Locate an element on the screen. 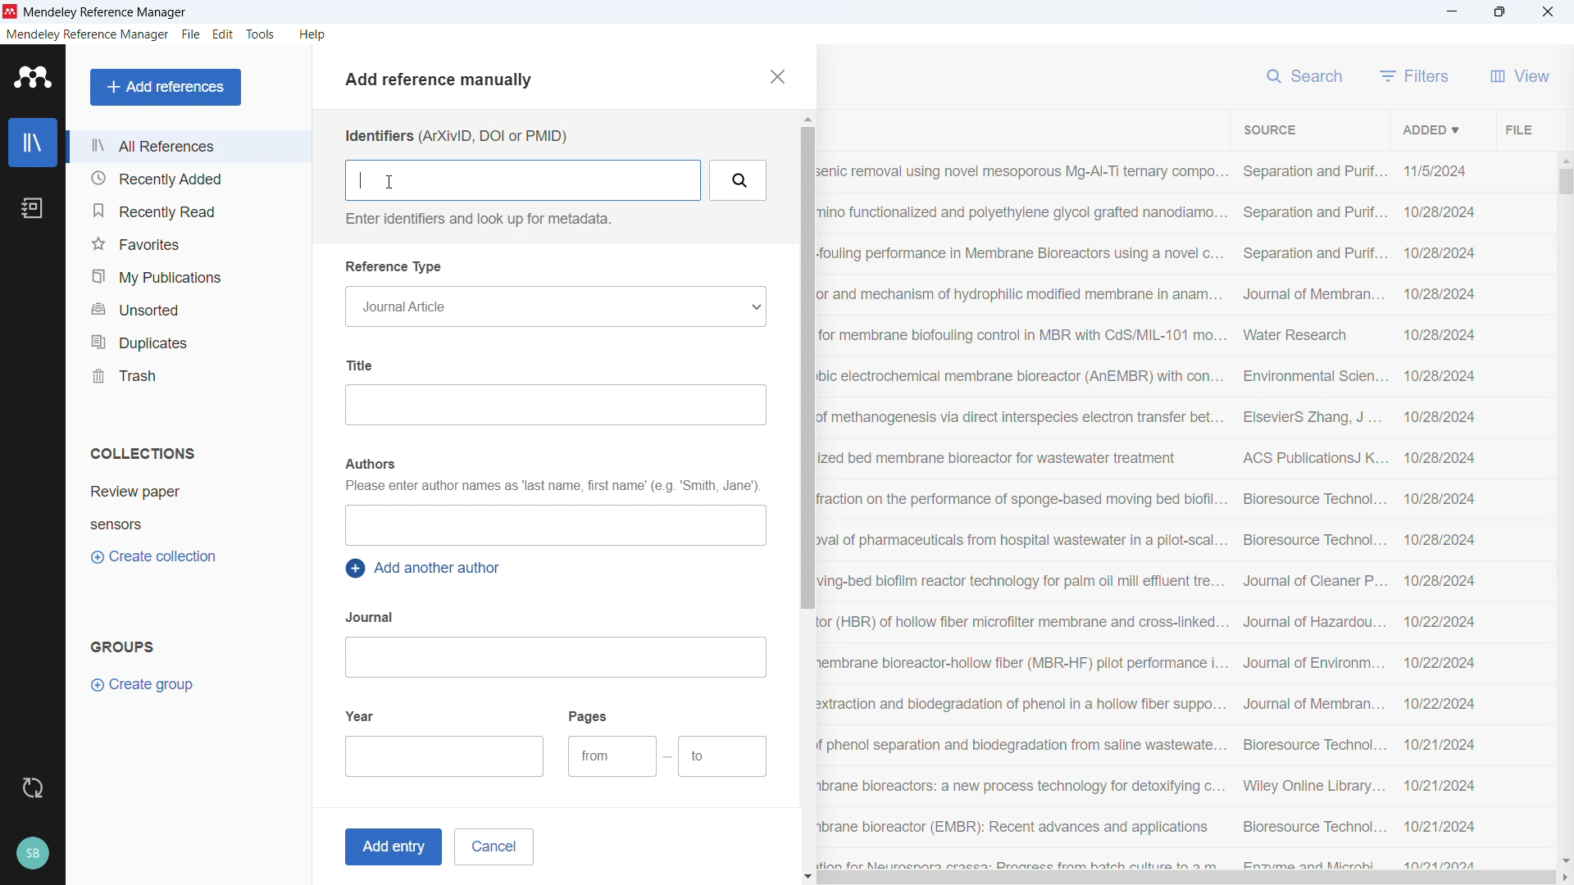 This screenshot has height=885, width=1574. Create collection  is located at coordinates (156, 557).